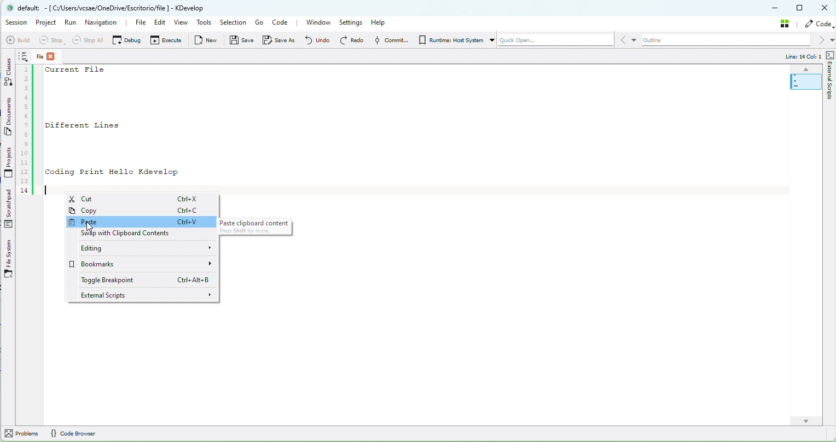  I want to click on Projects, so click(9, 164).